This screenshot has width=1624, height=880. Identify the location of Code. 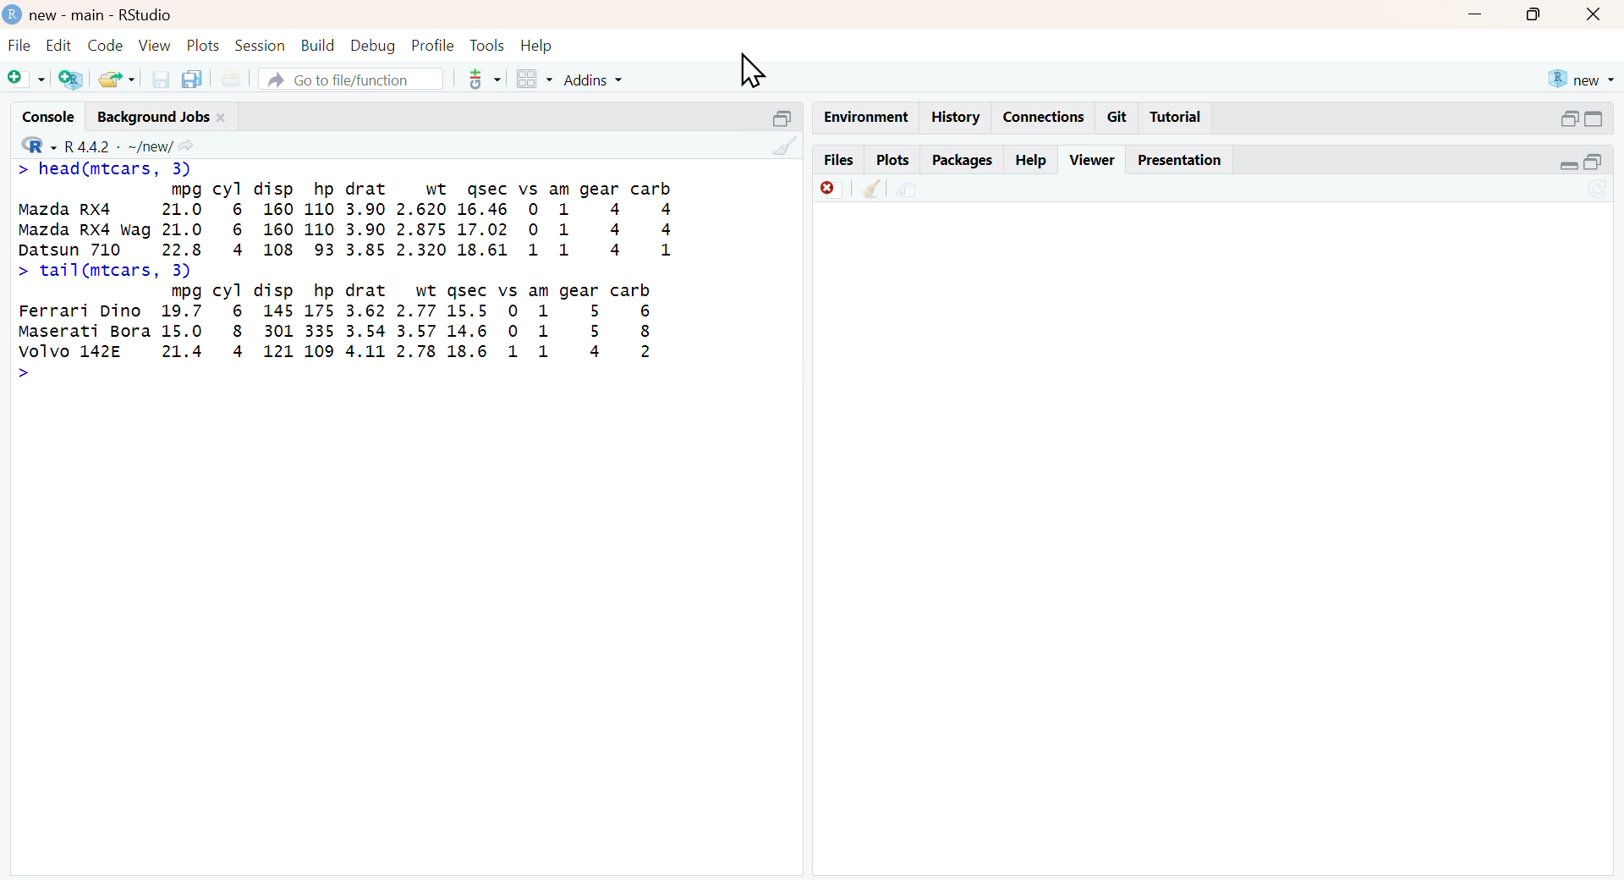
(103, 44).